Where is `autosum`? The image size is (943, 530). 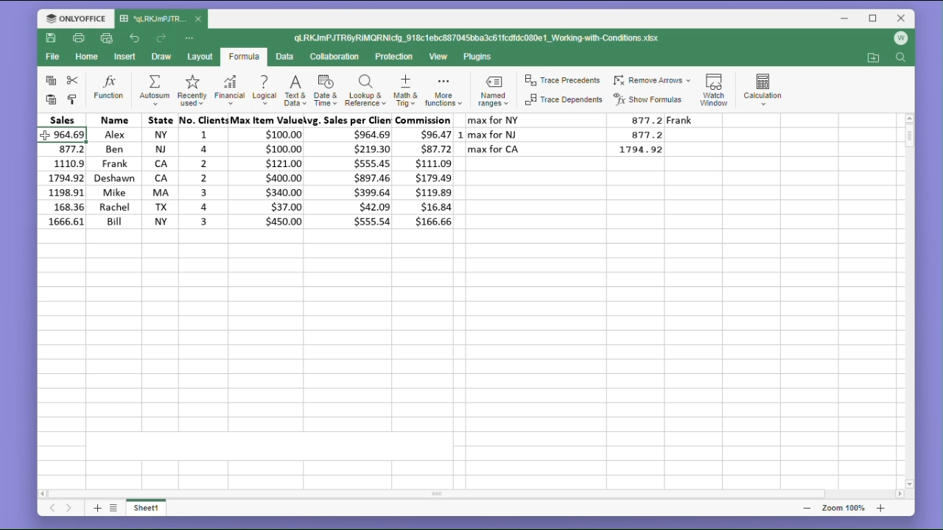 autosum is located at coordinates (154, 91).